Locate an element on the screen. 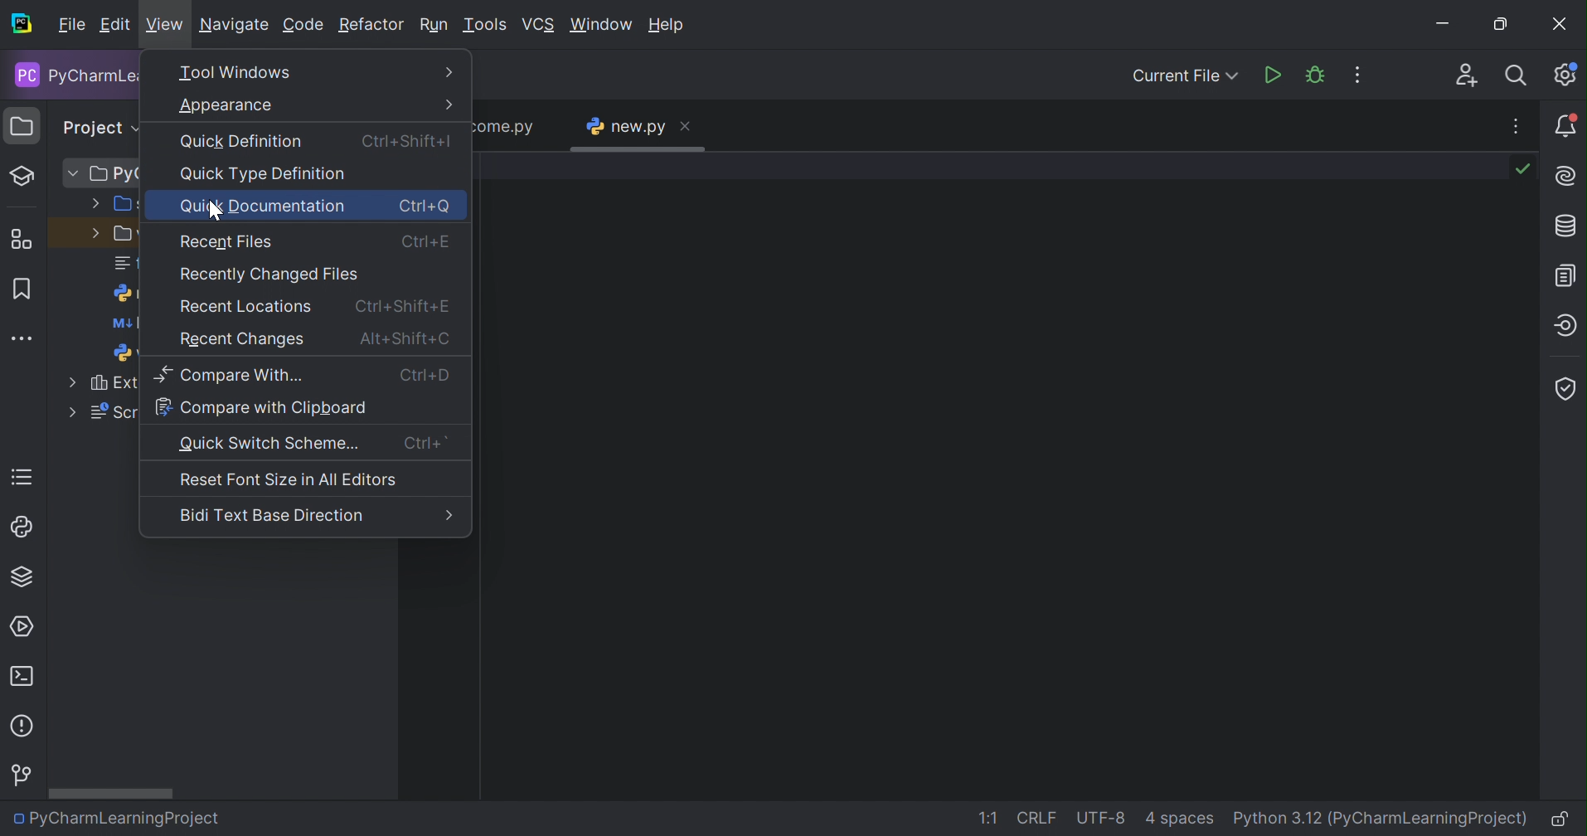 Image resolution: width=1587 pixels, height=836 pixels. File is located at coordinates (70, 25).